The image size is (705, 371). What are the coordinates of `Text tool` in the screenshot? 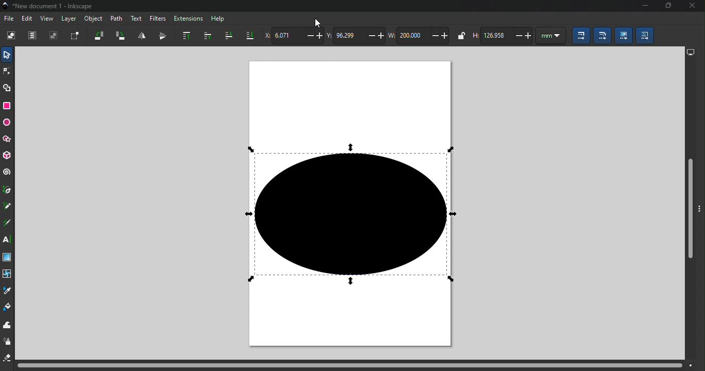 It's located at (8, 241).